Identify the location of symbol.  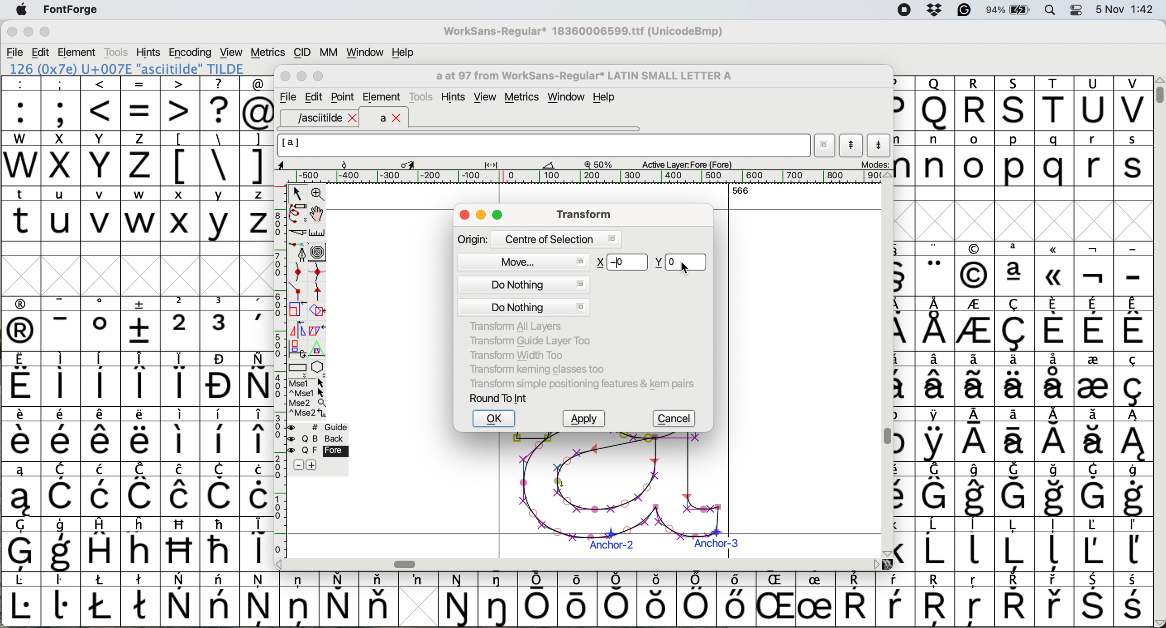
(1094, 600).